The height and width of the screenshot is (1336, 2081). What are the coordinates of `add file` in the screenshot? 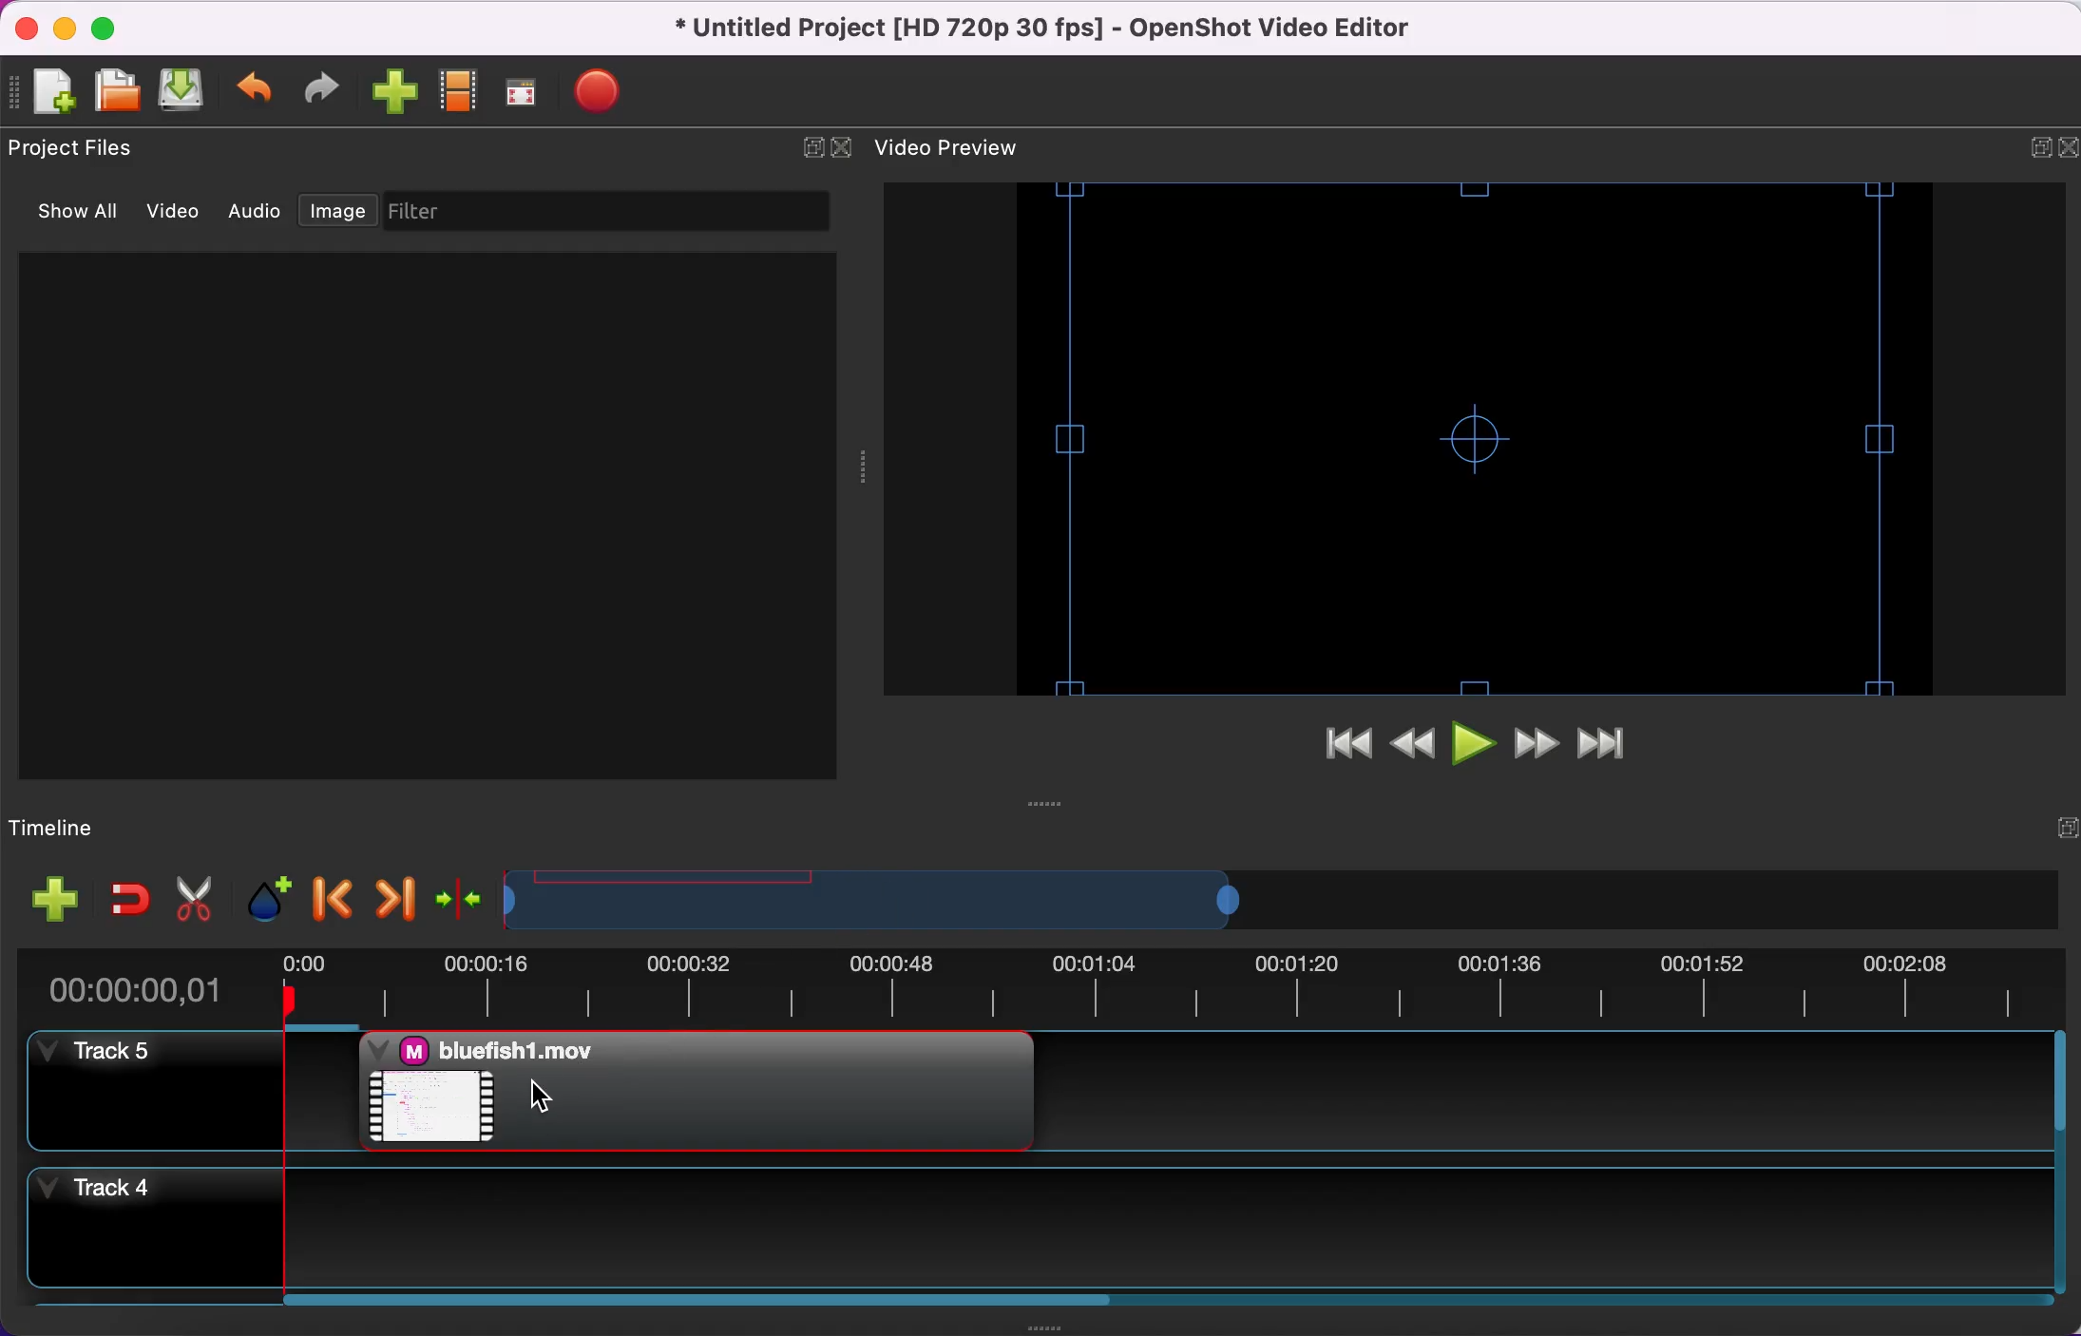 It's located at (57, 900).